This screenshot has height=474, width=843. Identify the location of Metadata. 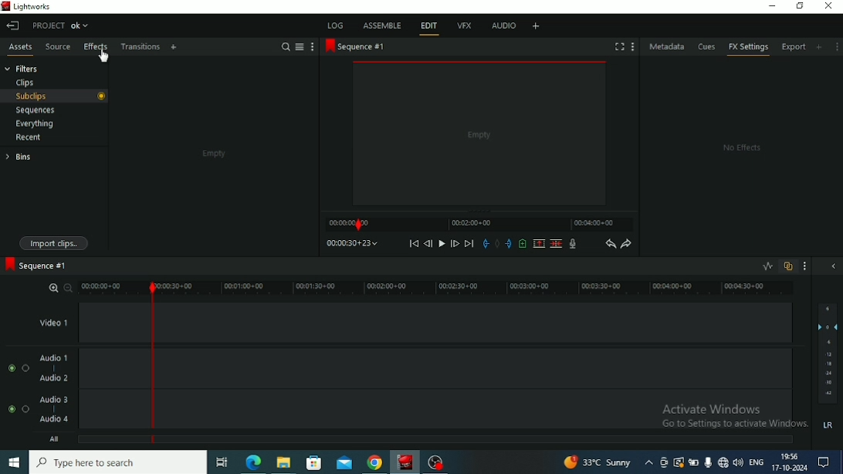
(668, 46).